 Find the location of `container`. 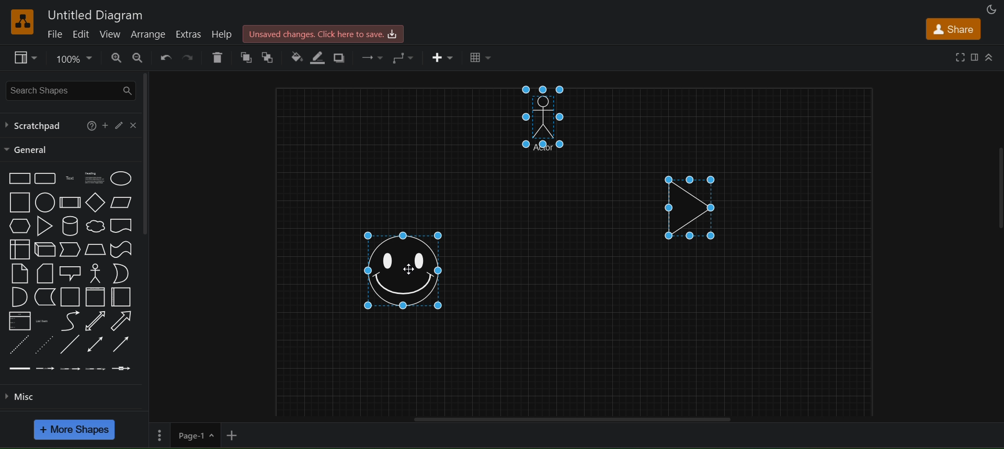

container is located at coordinates (71, 297).